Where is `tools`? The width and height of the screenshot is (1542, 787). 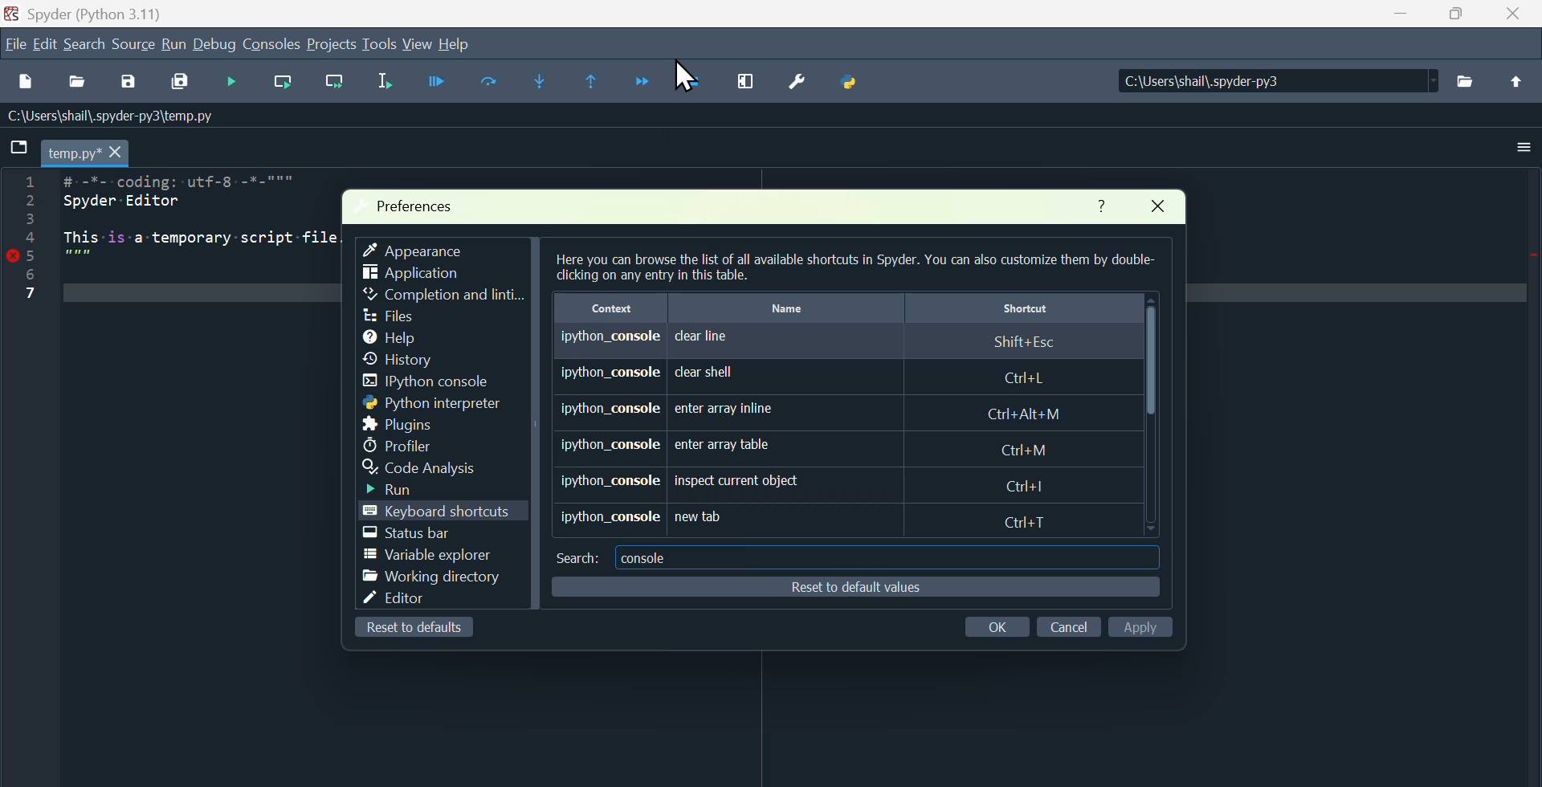
tools is located at coordinates (379, 44).